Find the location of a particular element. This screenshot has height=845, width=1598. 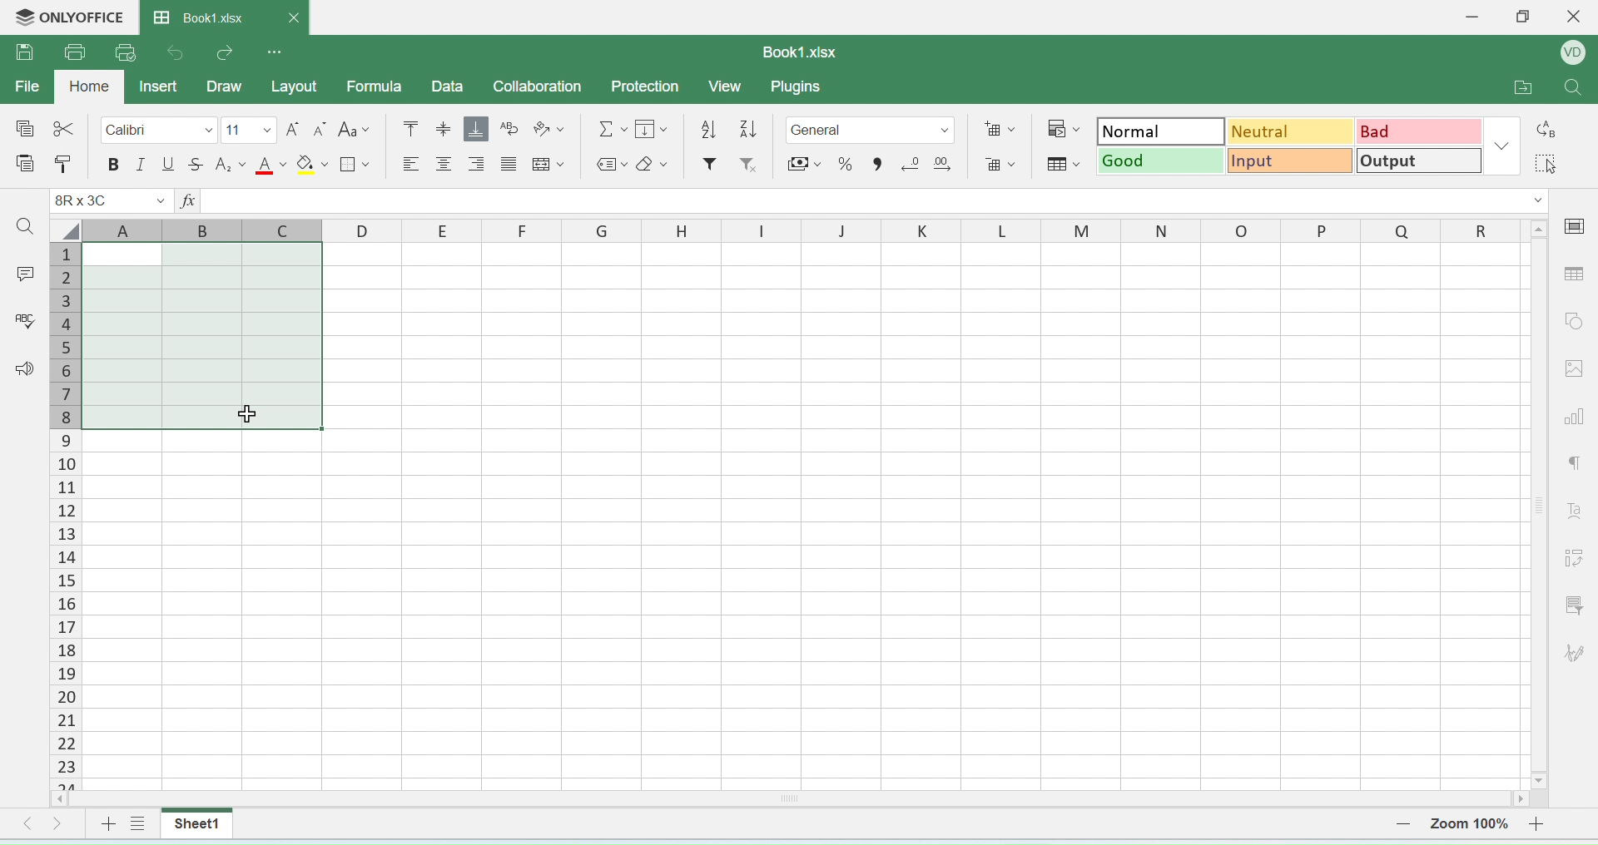

cursor is located at coordinates (248, 413).